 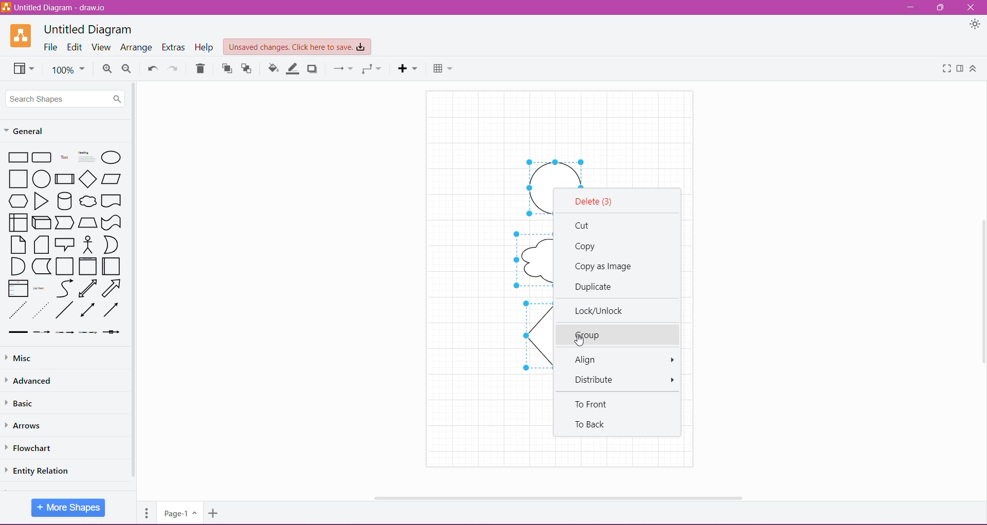 I want to click on Undo, so click(x=152, y=67).